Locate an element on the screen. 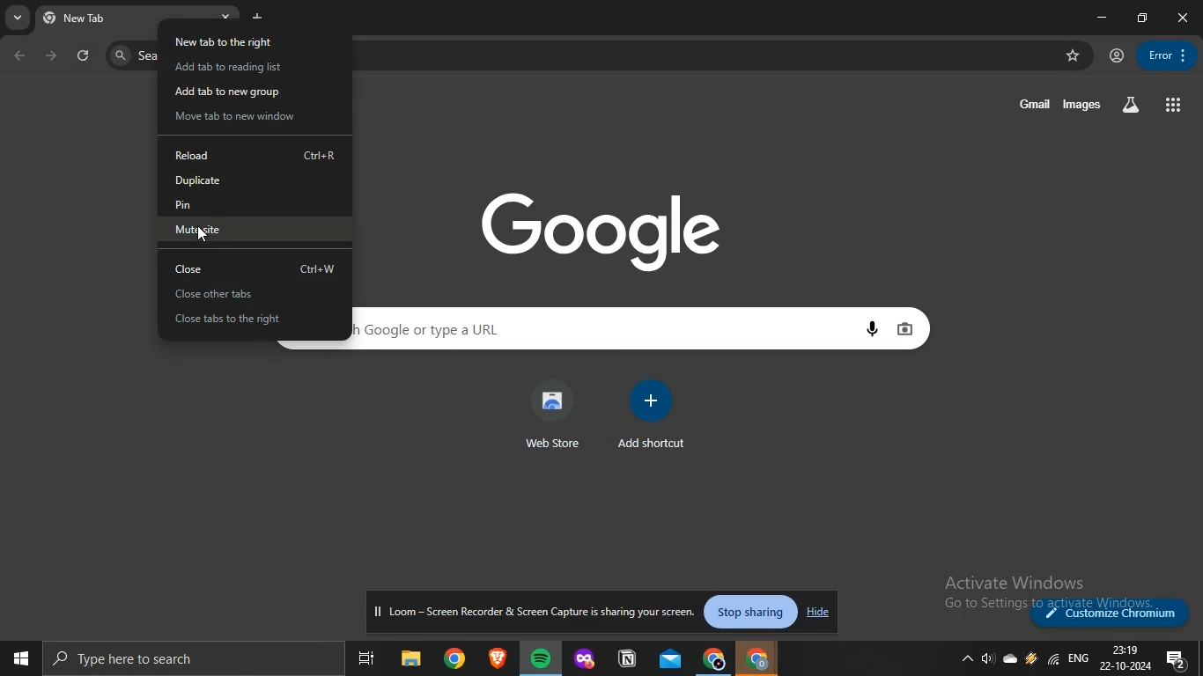 This screenshot has width=1203, height=676. winamp is located at coordinates (1030, 658).